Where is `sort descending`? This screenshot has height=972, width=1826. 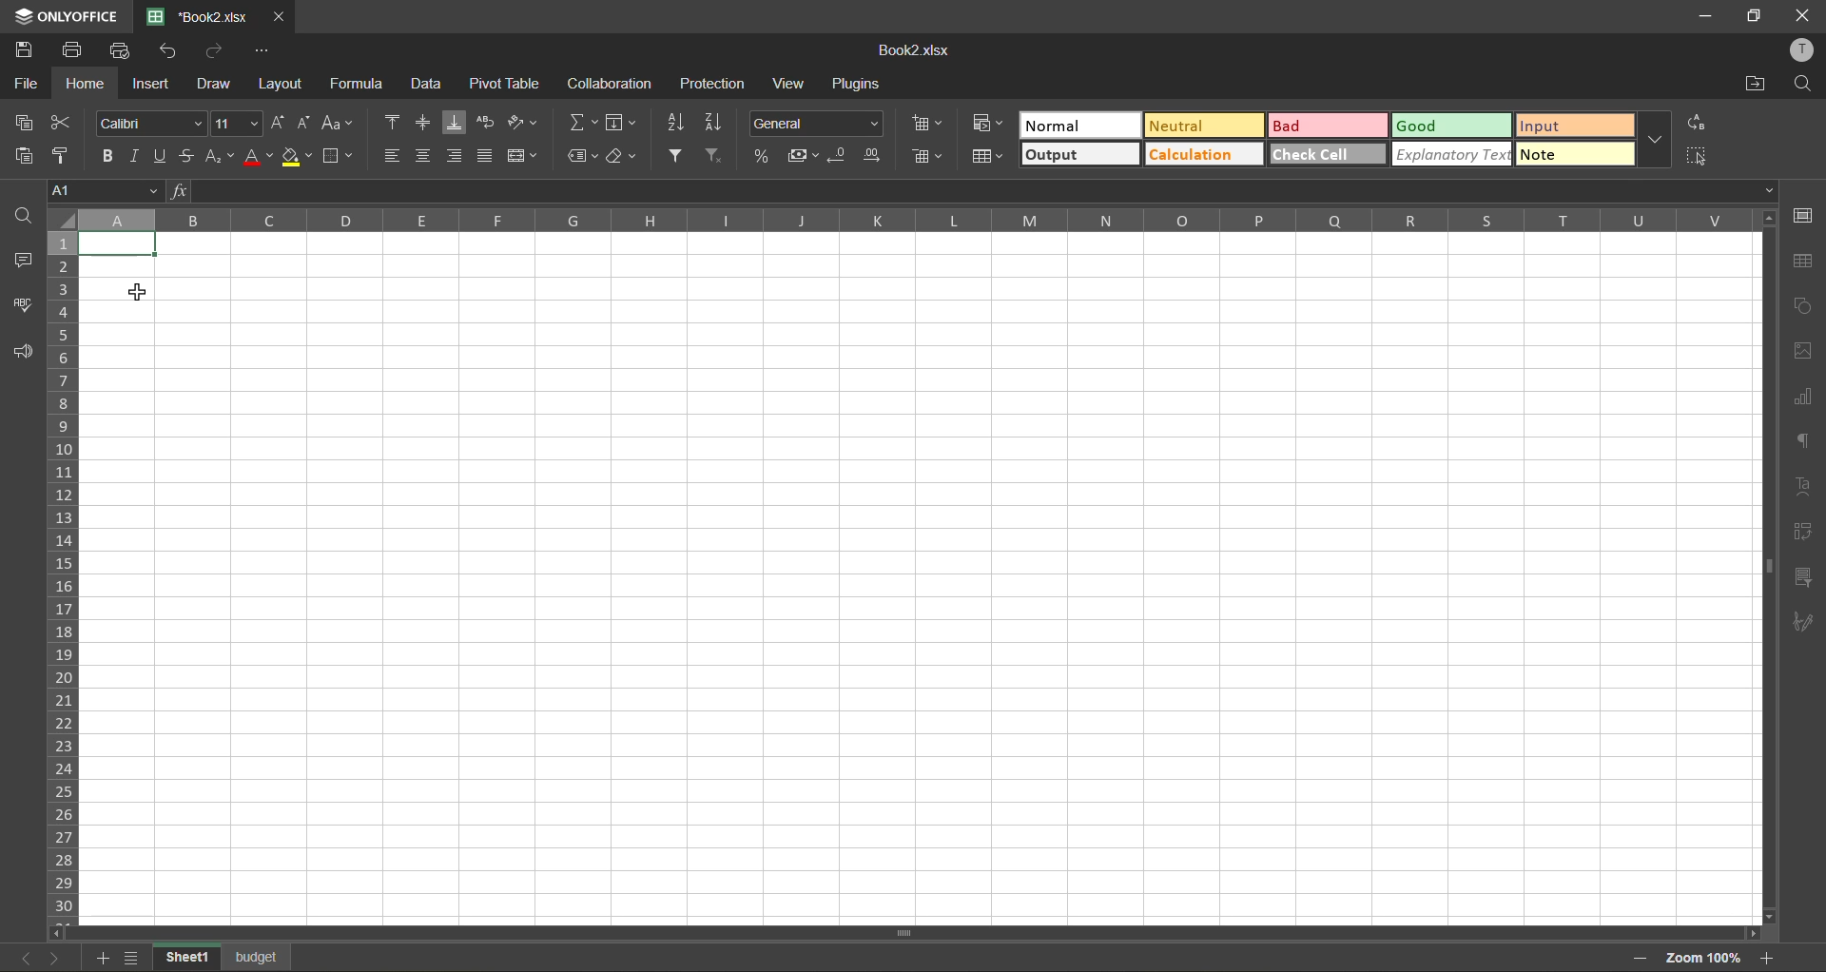 sort descending is located at coordinates (717, 122).